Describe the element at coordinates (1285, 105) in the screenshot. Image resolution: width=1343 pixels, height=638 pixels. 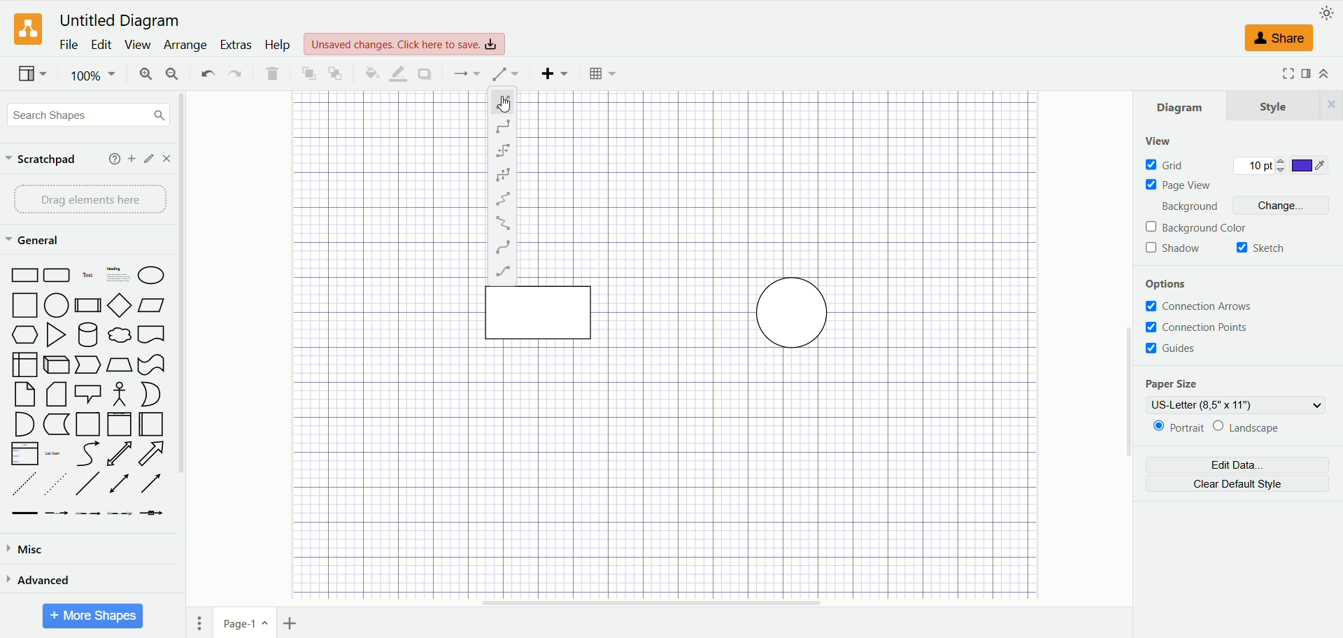
I see `style` at that location.